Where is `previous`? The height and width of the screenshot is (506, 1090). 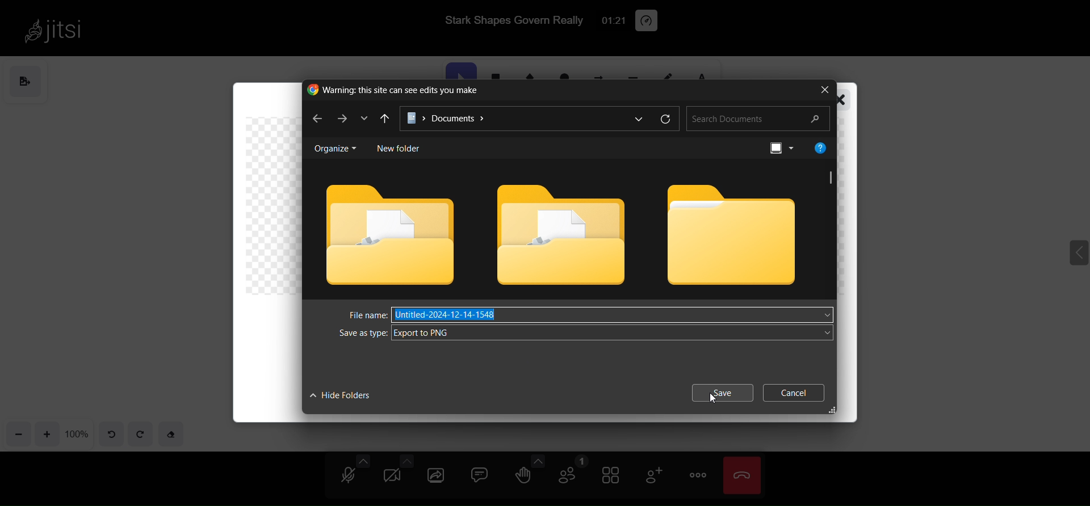
previous is located at coordinates (383, 119).